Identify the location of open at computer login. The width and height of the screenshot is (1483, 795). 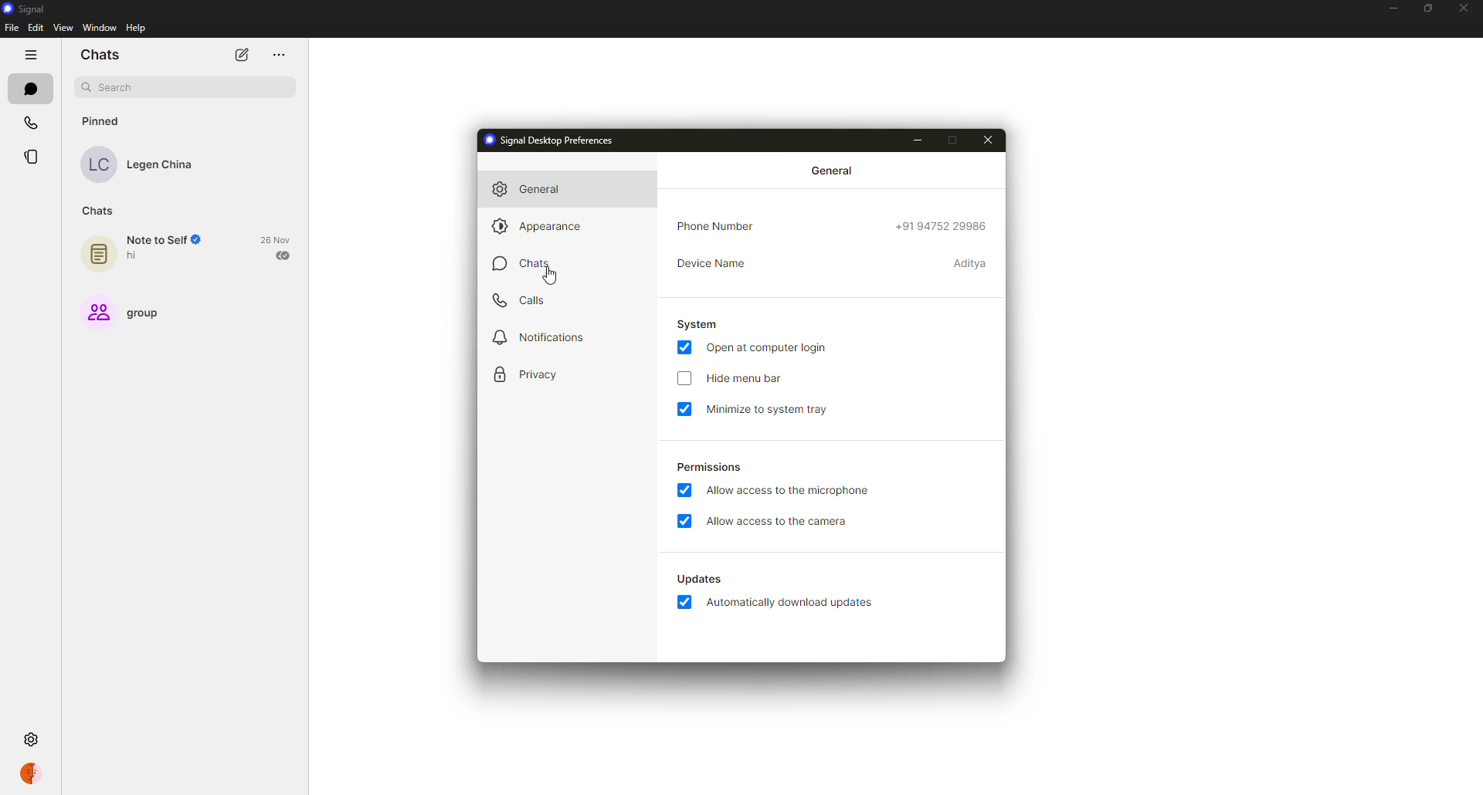
(767, 347).